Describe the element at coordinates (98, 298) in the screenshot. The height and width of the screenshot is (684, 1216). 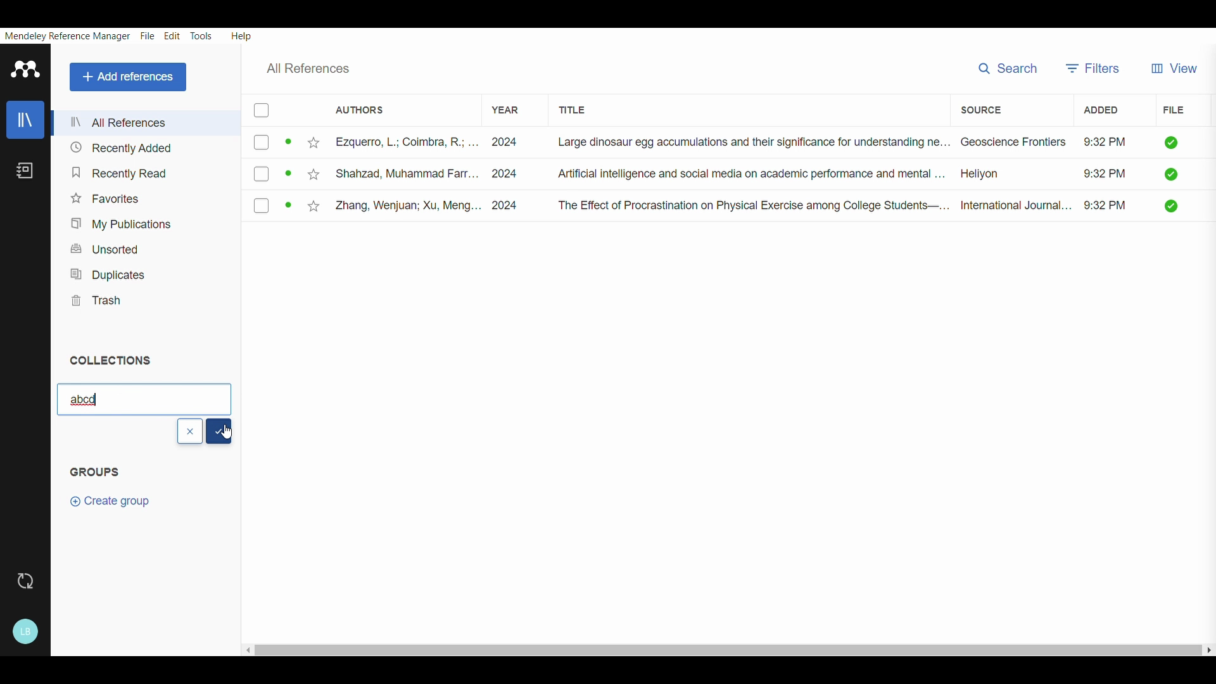
I see `Trash` at that location.